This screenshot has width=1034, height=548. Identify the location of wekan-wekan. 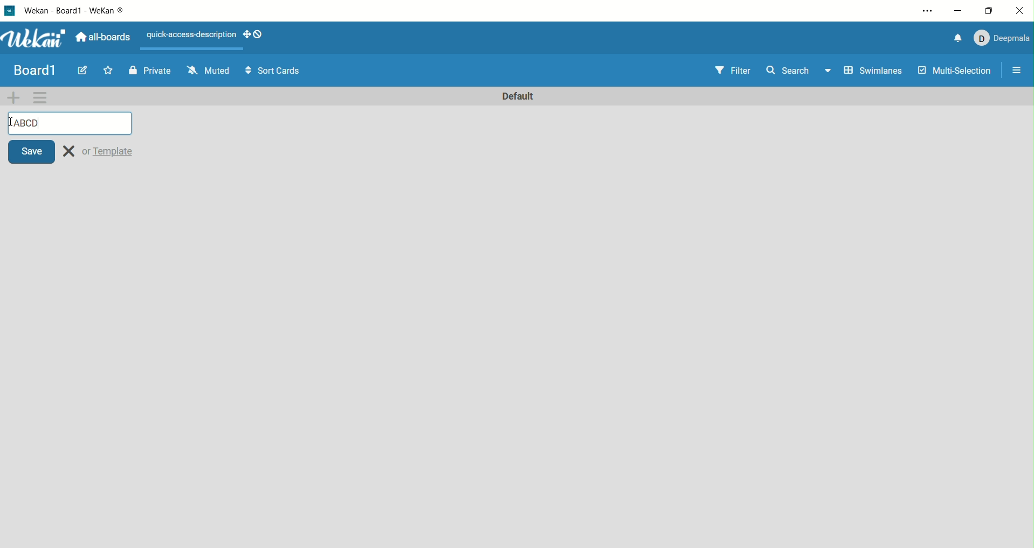
(82, 11).